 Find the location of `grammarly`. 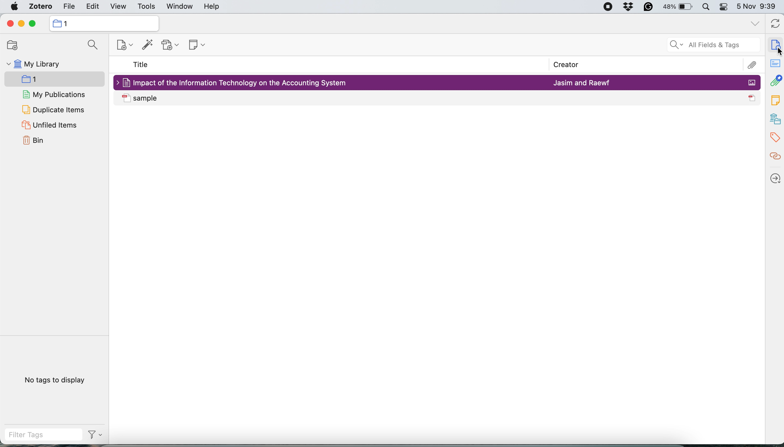

grammarly is located at coordinates (648, 7).